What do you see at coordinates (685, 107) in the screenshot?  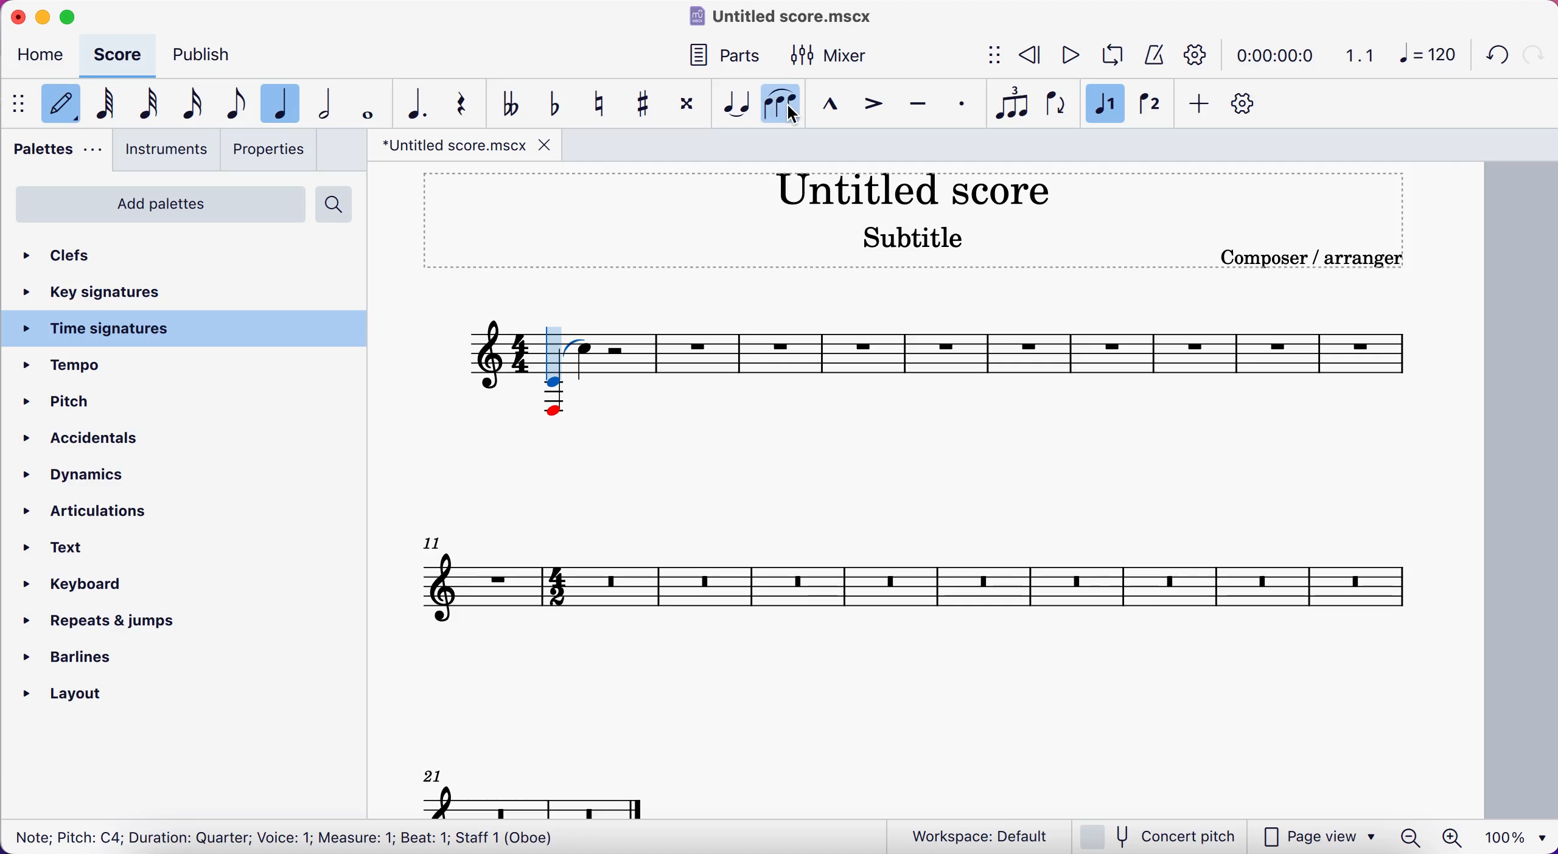 I see `toggle double sharp` at bounding box center [685, 107].